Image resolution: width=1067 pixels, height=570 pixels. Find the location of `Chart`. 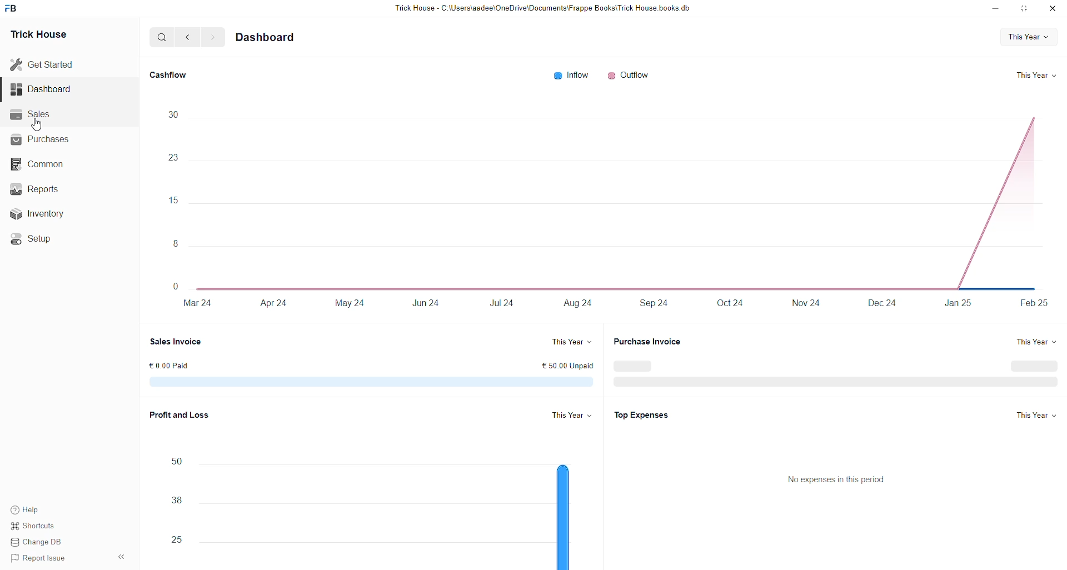

Chart is located at coordinates (607, 208).